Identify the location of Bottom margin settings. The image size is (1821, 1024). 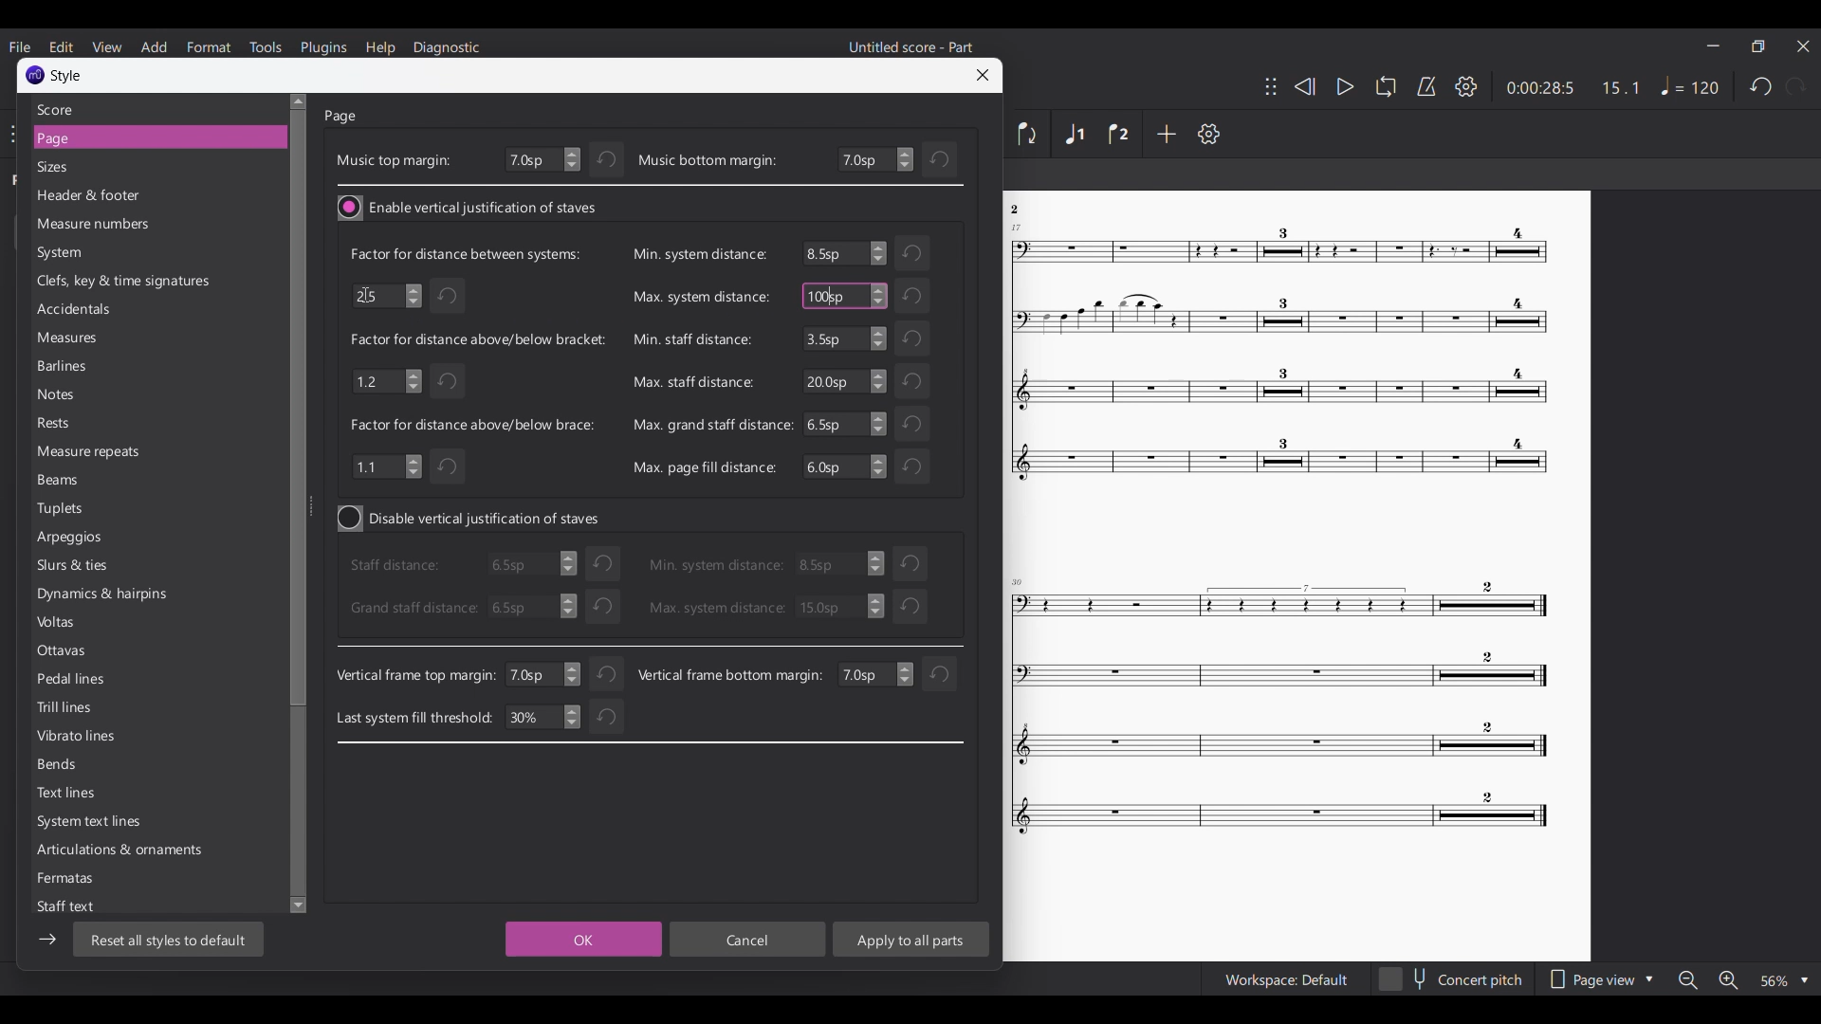
(875, 159).